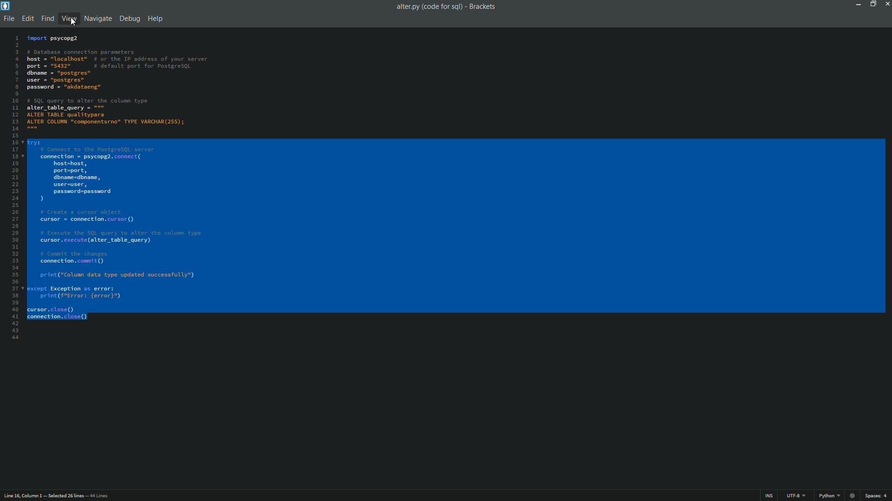 The image size is (892, 501). What do you see at coordinates (13, 187) in the screenshot?
I see `line numbers` at bounding box center [13, 187].